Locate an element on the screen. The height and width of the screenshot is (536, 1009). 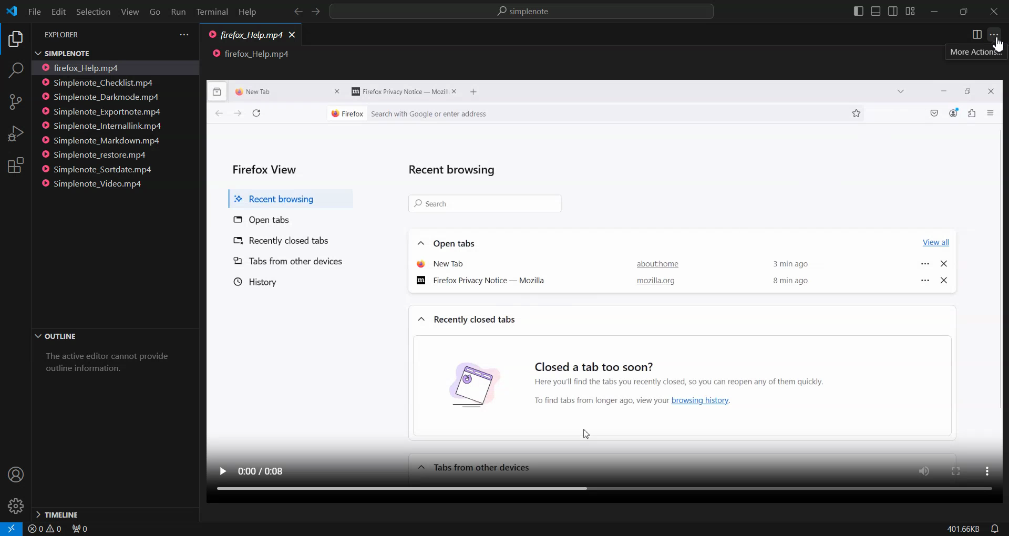
pause is located at coordinates (222, 470).